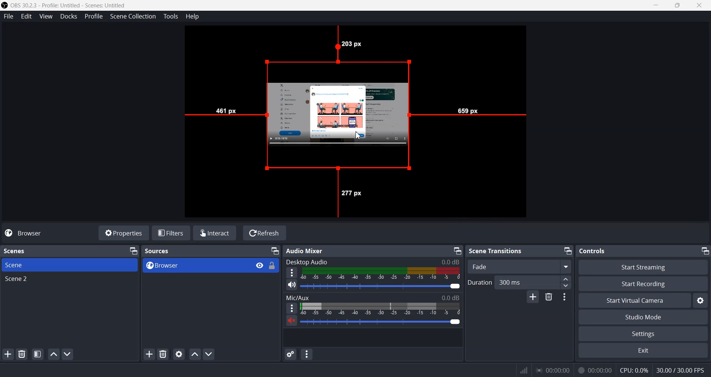 This screenshot has height=377, width=711. I want to click on Docks, so click(68, 16).